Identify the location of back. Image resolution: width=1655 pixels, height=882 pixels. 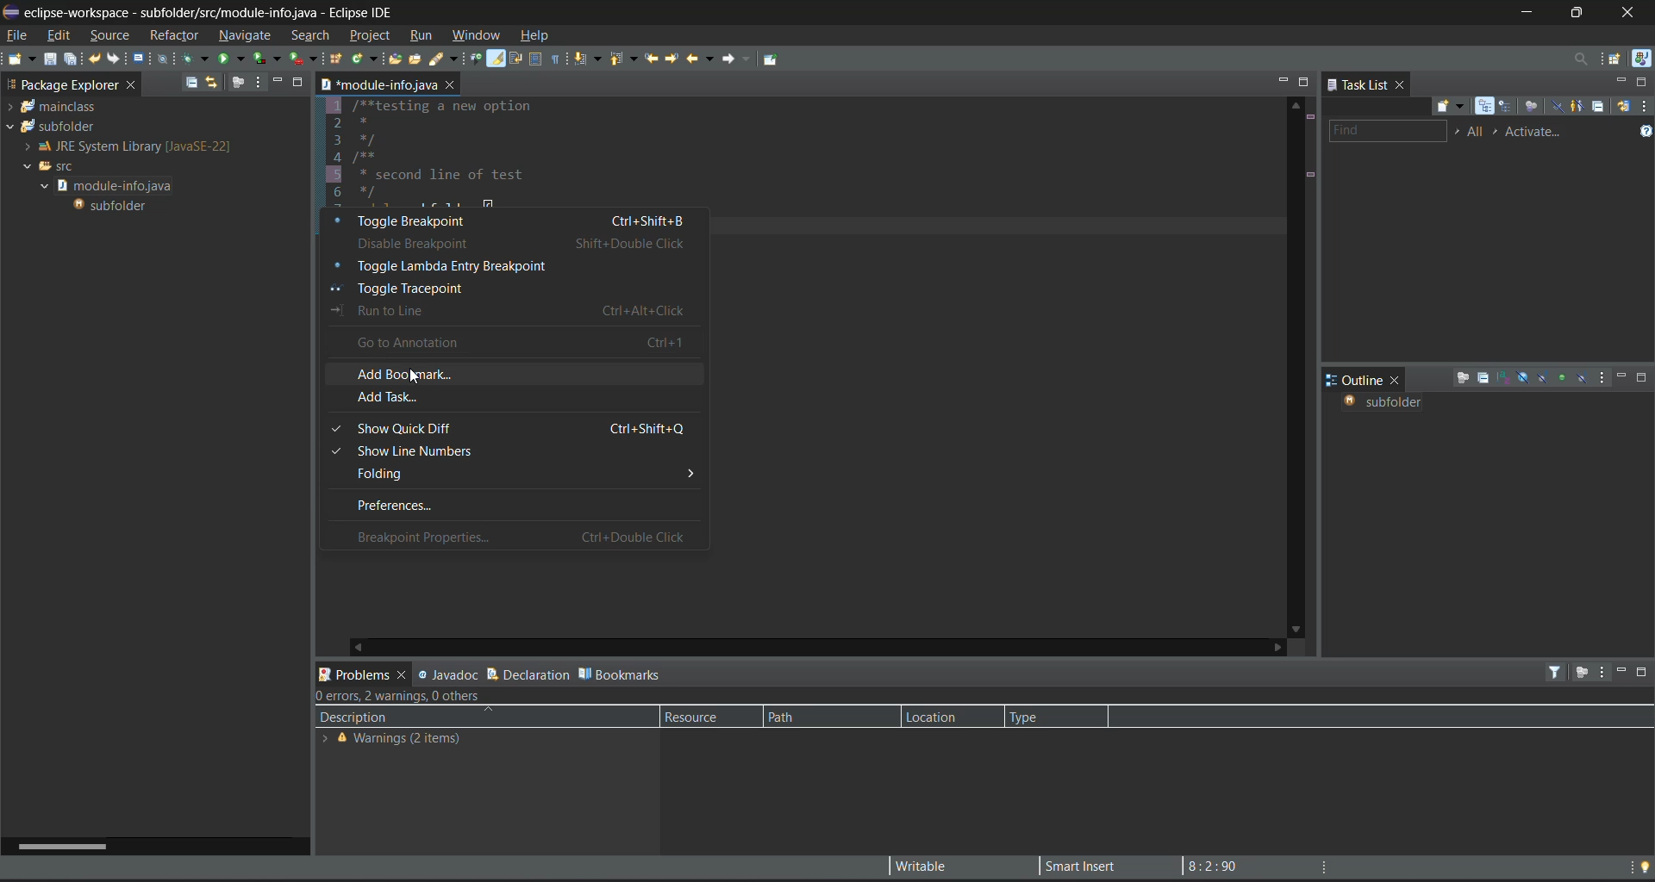
(696, 58).